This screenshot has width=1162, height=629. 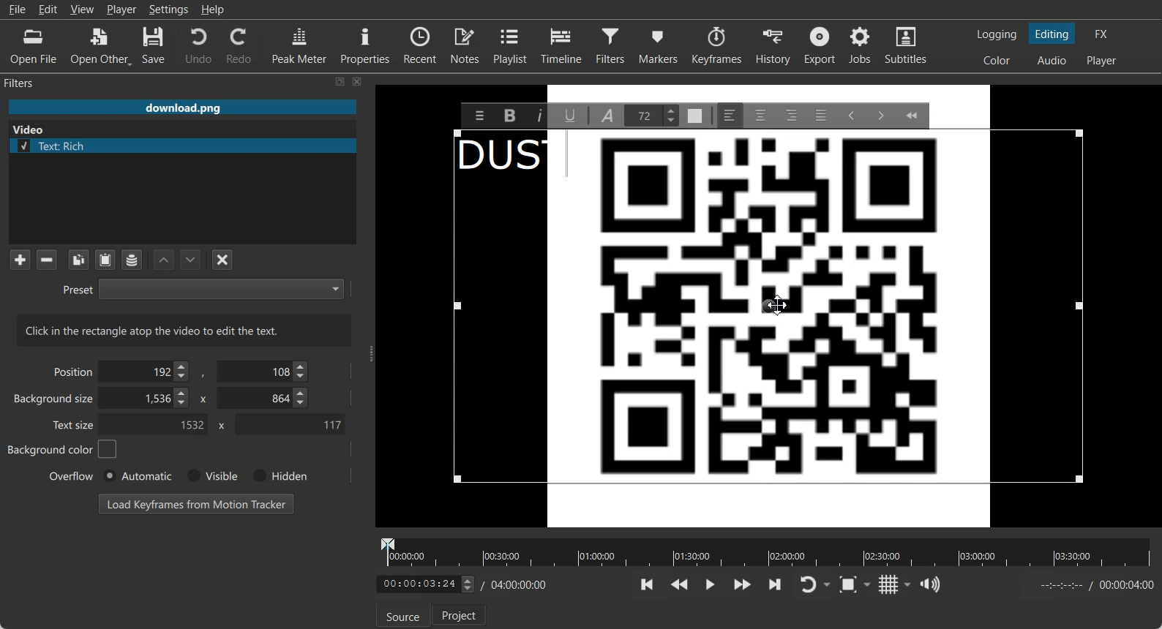 I want to click on Toggle play, so click(x=711, y=584).